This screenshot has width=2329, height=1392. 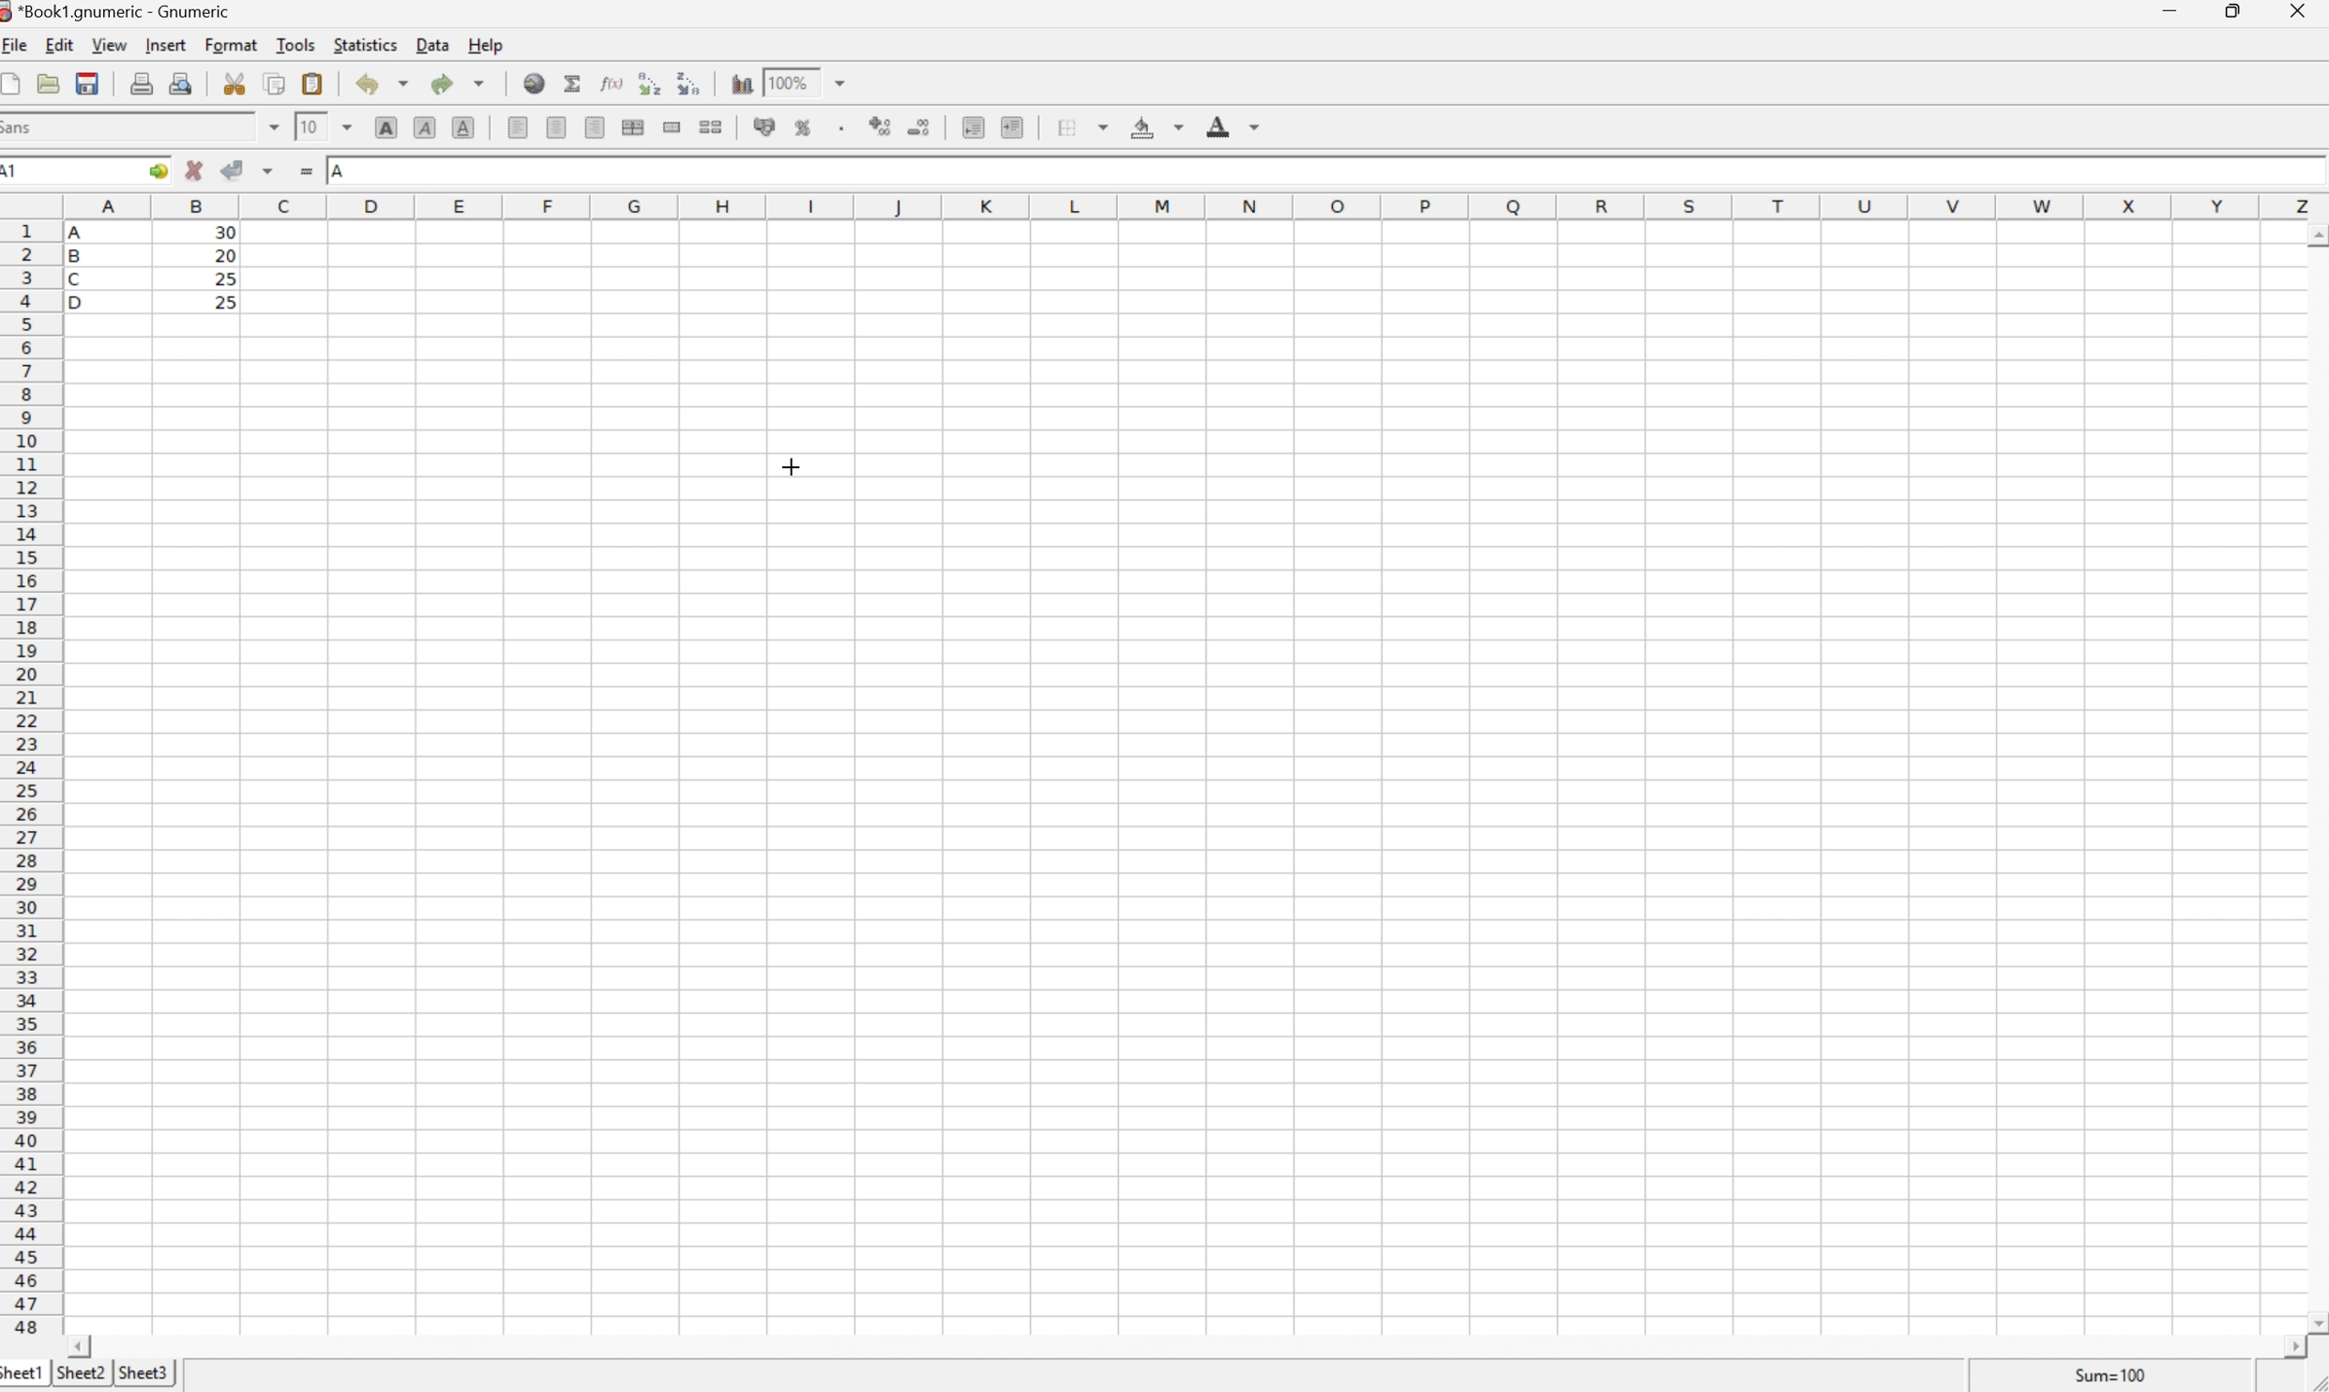 What do you see at coordinates (788, 463) in the screenshot?
I see `Cursor` at bounding box center [788, 463].